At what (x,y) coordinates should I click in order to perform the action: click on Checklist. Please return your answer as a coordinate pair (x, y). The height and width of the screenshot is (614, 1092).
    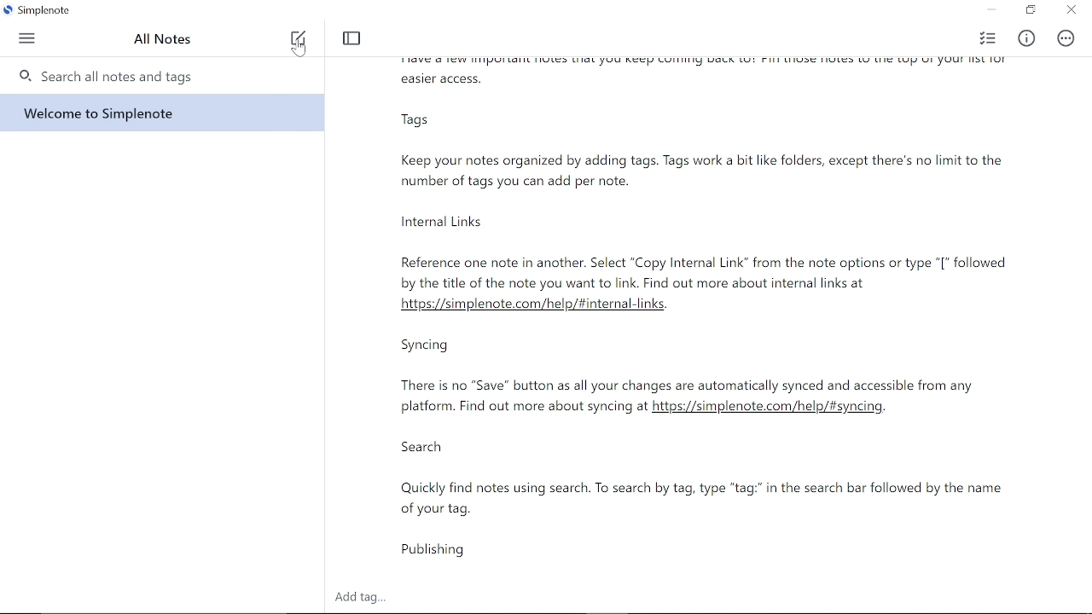
    Looking at the image, I should click on (988, 38).